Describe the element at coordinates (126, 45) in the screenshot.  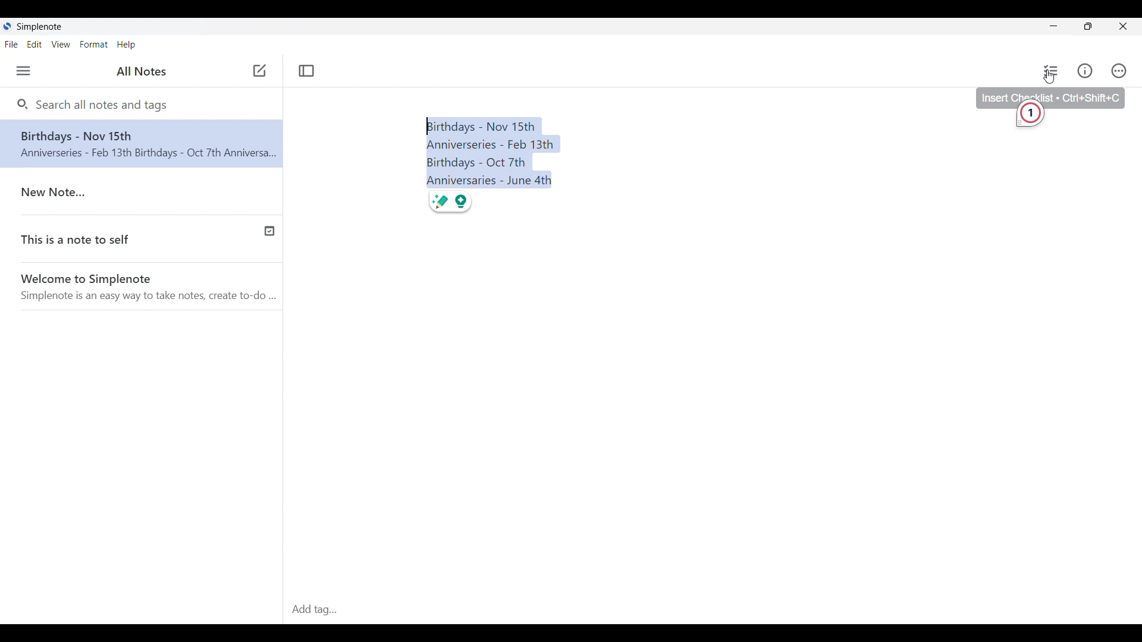
I see `Help menu` at that location.